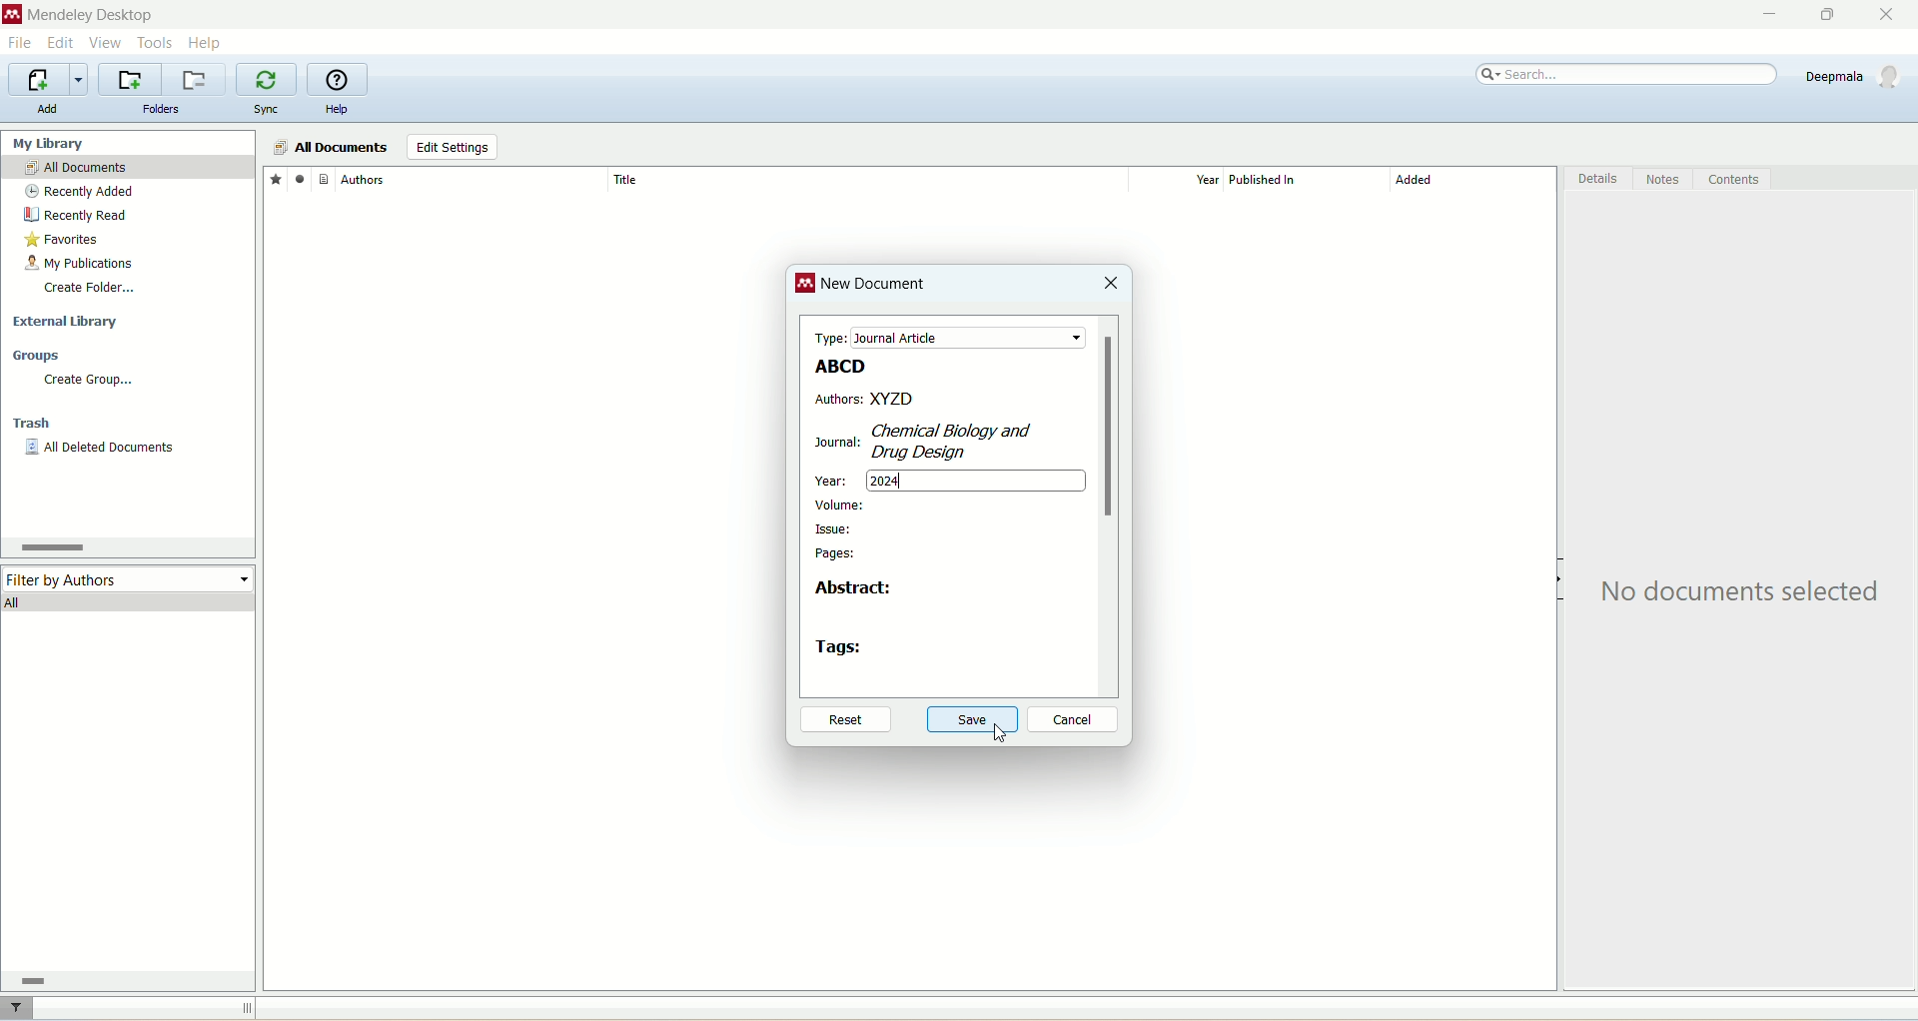 The image size is (1918, 1021). I want to click on issue, so click(835, 528).